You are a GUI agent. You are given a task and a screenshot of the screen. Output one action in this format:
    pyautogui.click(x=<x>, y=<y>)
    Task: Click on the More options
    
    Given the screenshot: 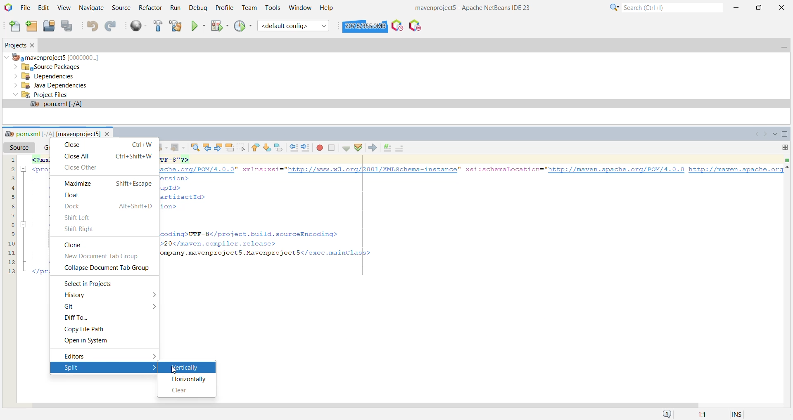 What is the action you would take?
    pyautogui.click(x=152, y=368)
    